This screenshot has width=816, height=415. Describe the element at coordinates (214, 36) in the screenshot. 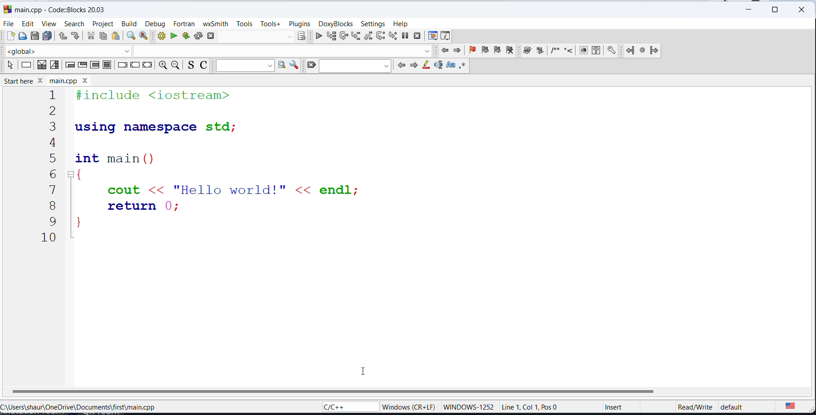

I see `ABORT` at that location.